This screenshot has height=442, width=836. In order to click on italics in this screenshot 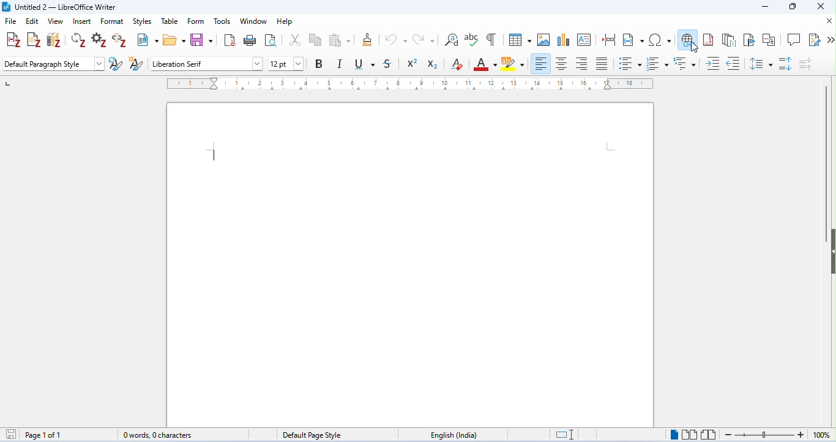, I will do `click(341, 64)`.